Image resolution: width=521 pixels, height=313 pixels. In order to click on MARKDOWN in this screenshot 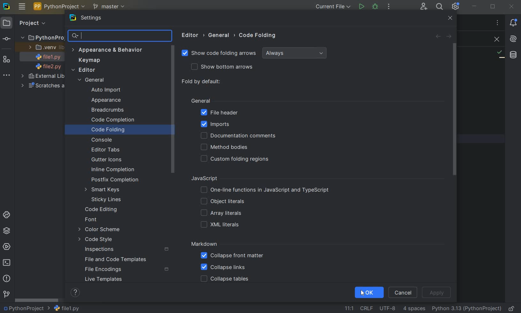, I will do `click(204, 244)`.